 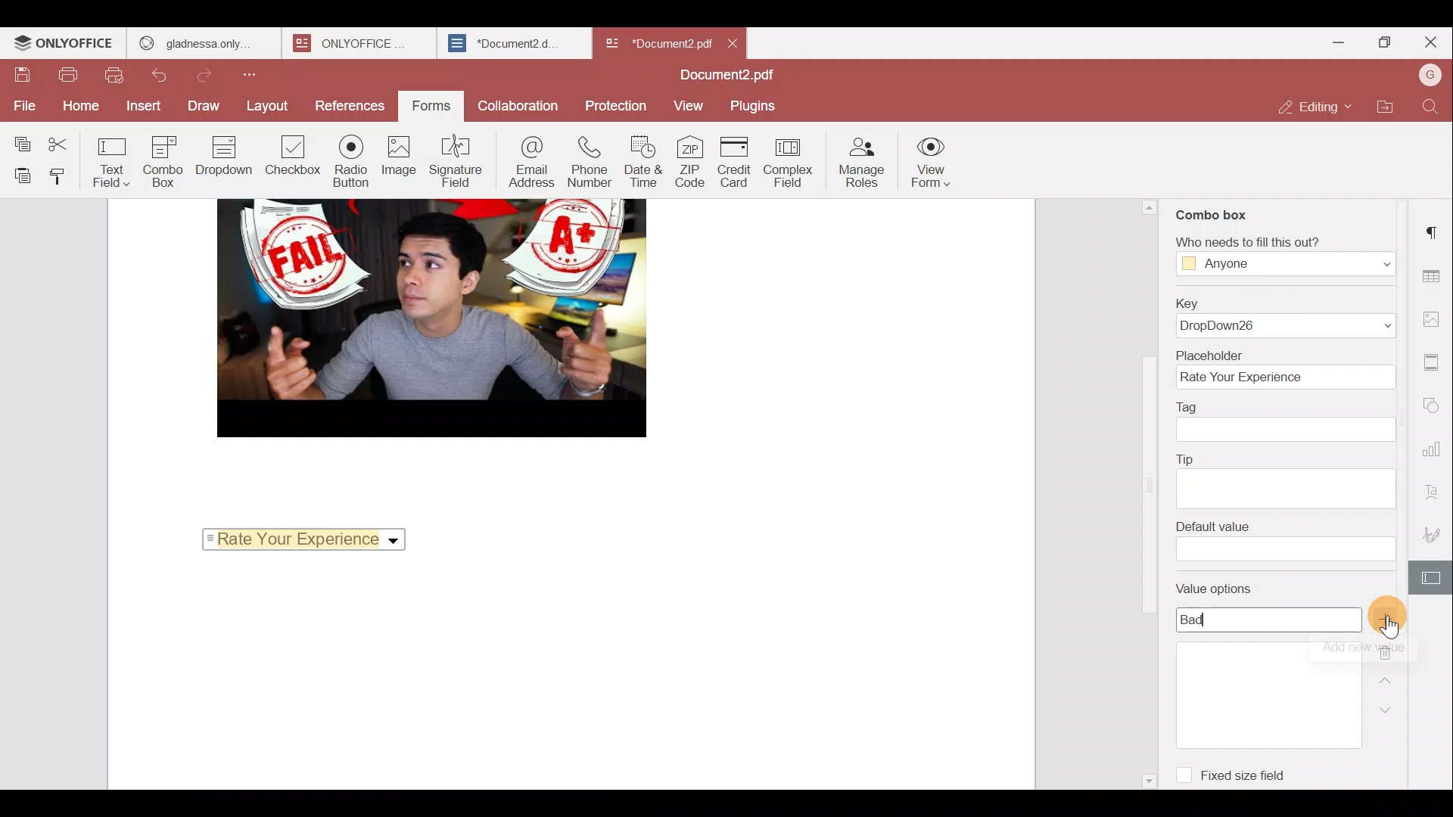 I want to click on Editing mode, so click(x=1313, y=108).